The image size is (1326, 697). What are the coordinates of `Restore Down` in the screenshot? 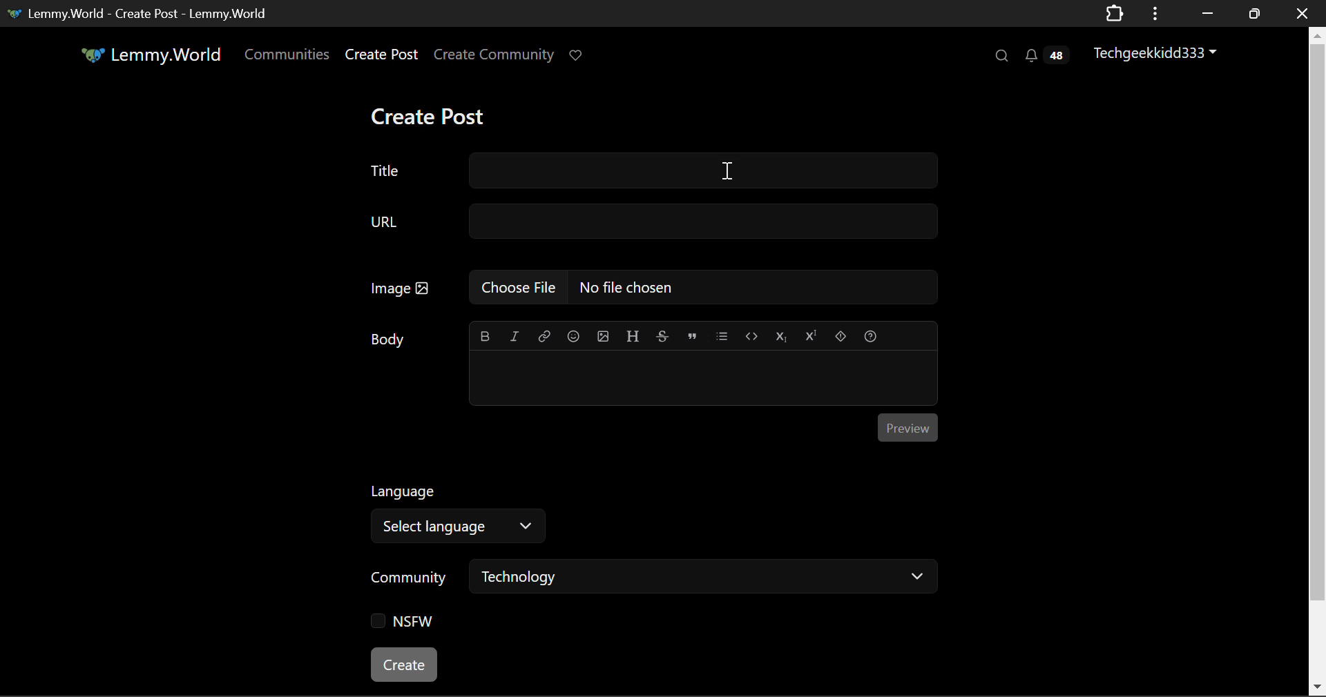 It's located at (1205, 13).